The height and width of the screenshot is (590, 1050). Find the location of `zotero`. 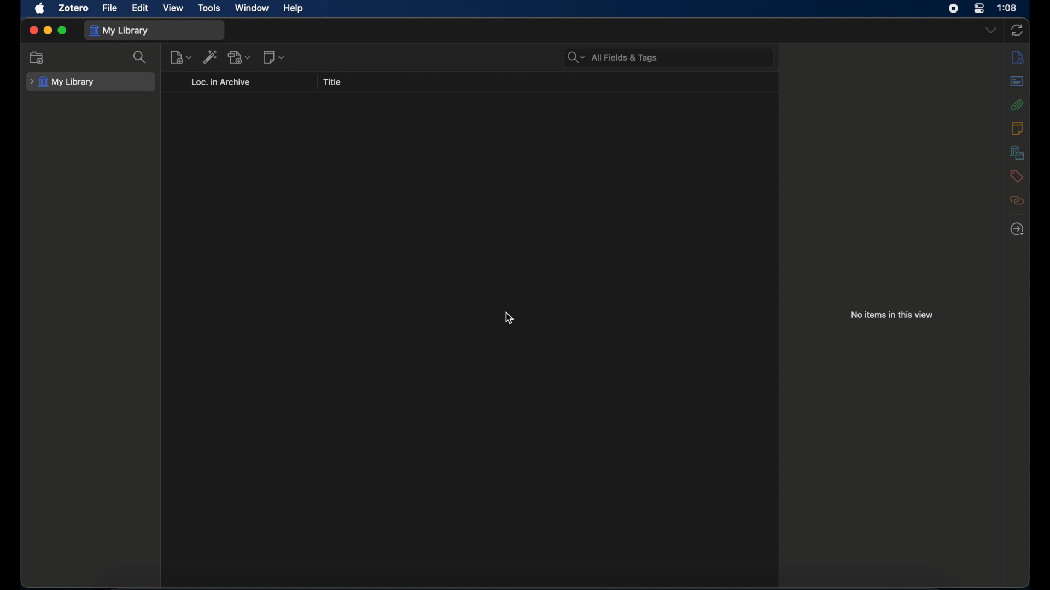

zotero is located at coordinates (74, 8).